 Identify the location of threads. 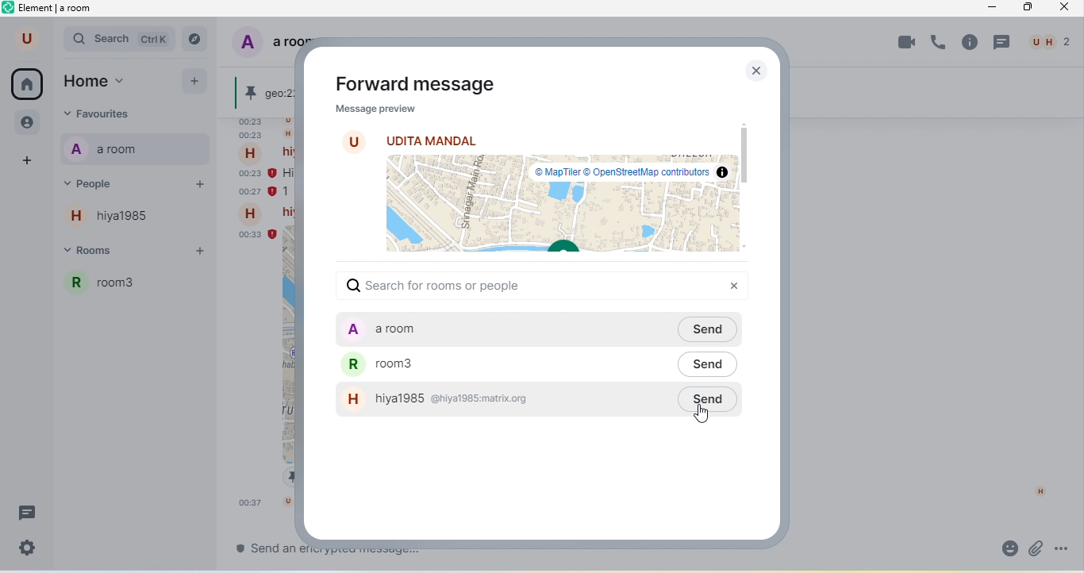
(1004, 43).